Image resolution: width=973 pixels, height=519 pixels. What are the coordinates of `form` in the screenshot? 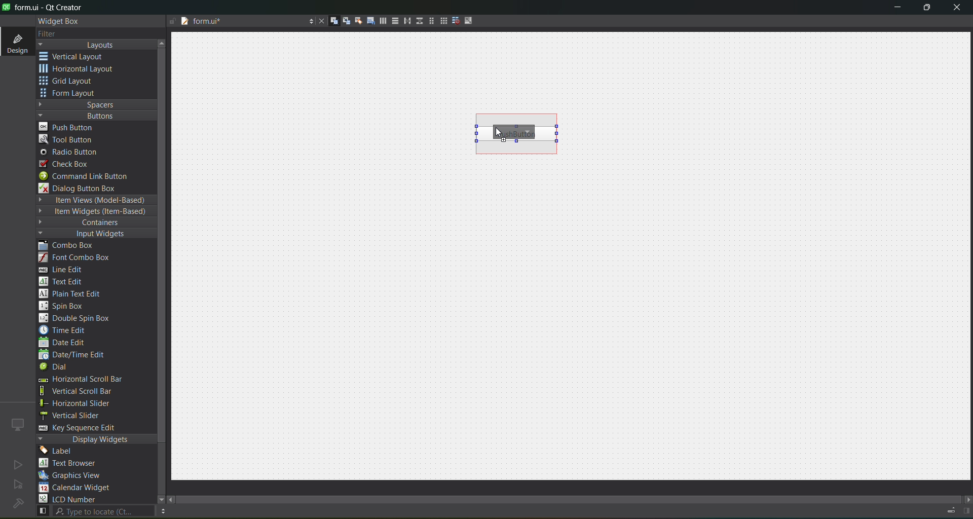 It's located at (71, 93).